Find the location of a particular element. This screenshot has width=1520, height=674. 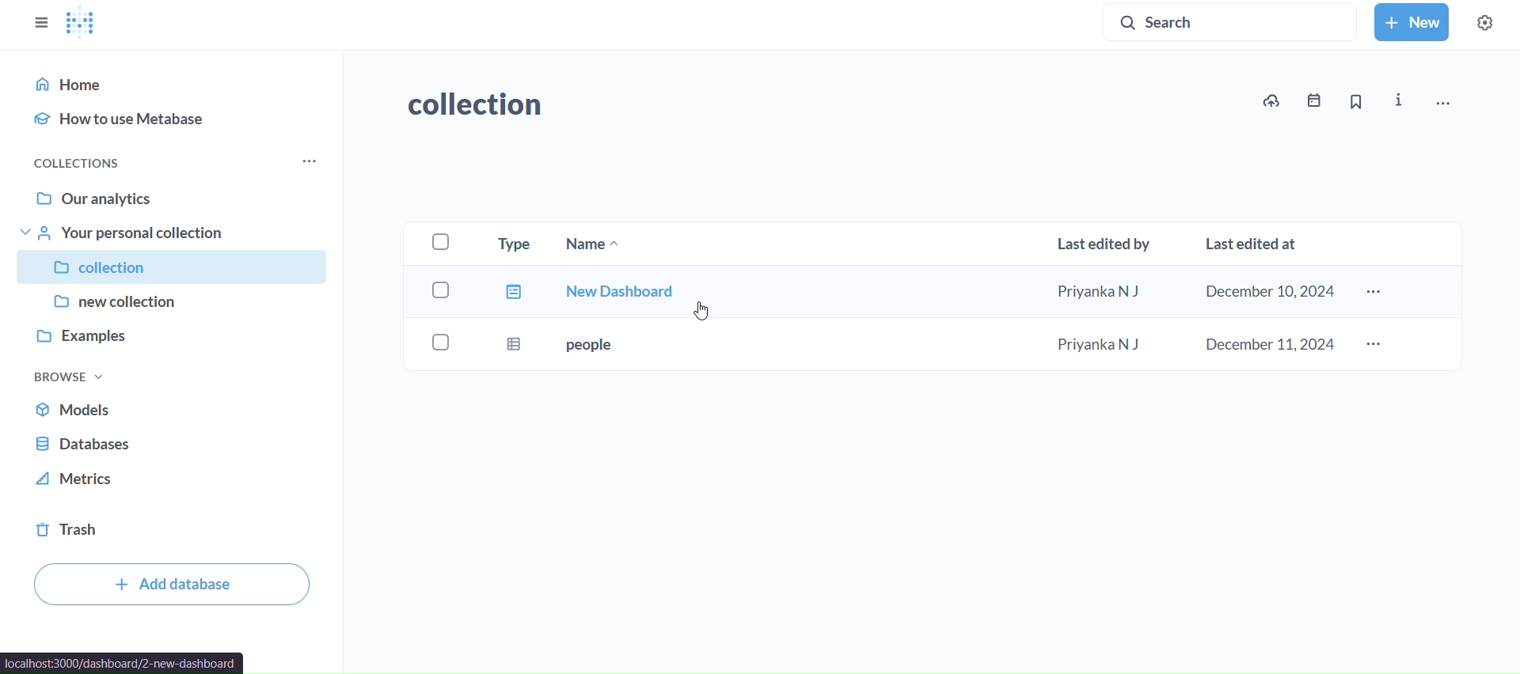

metrics is located at coordinates (173, 486).